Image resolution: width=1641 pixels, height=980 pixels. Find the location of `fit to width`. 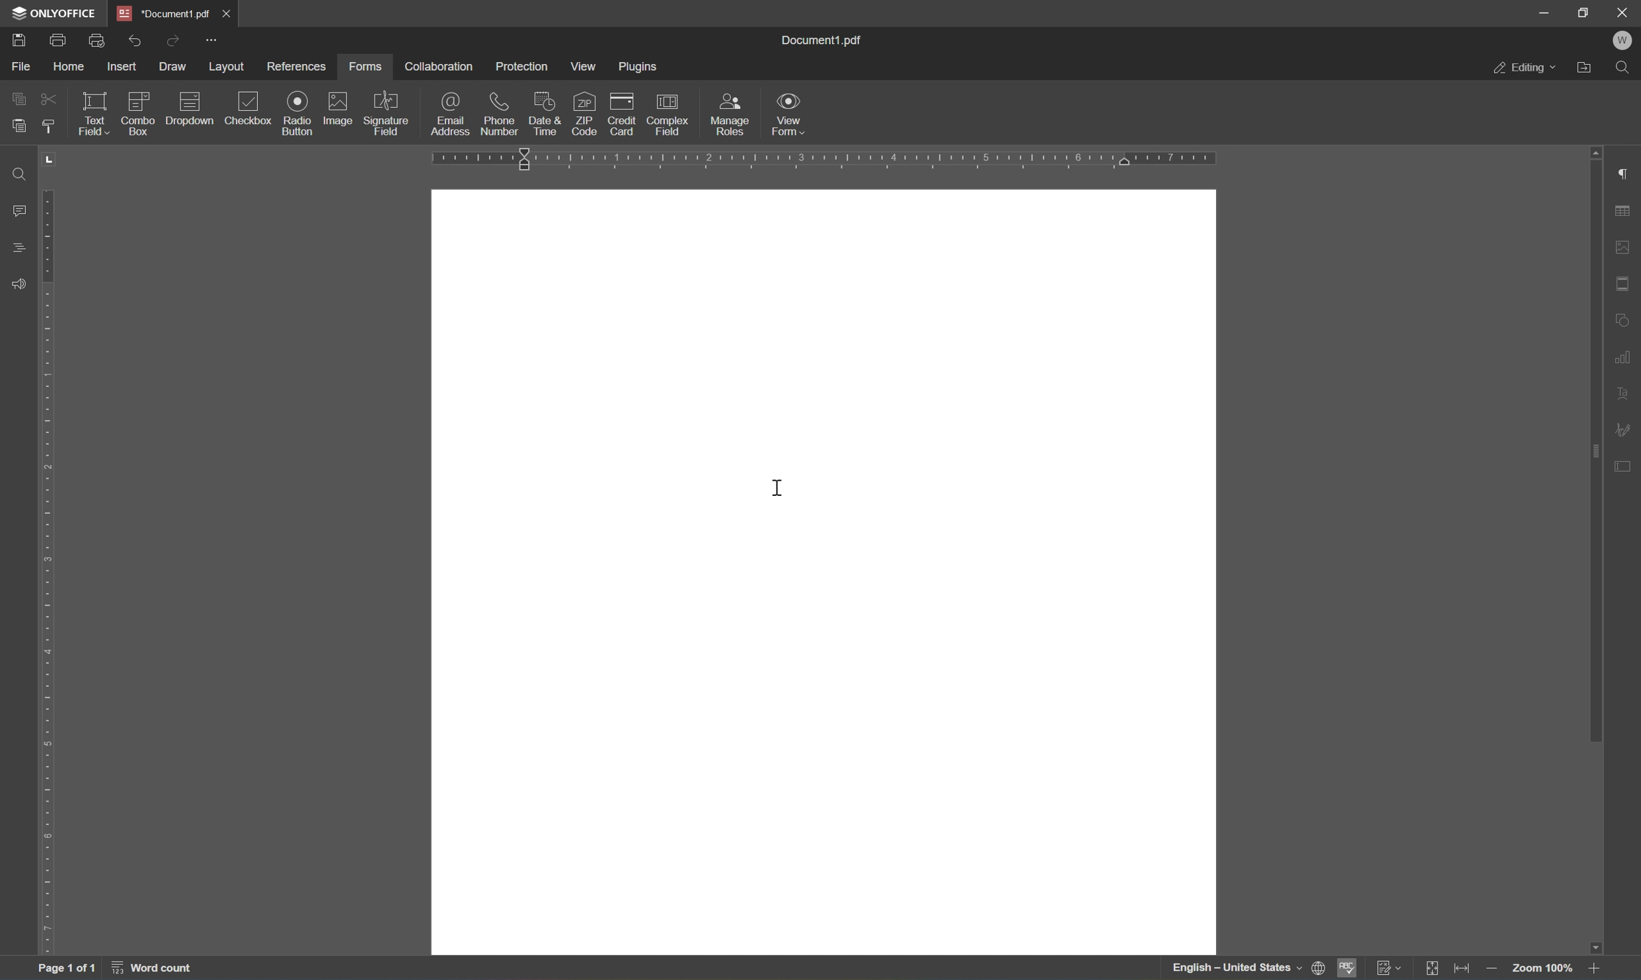

fit to width is located at coordinates (1468, 969).